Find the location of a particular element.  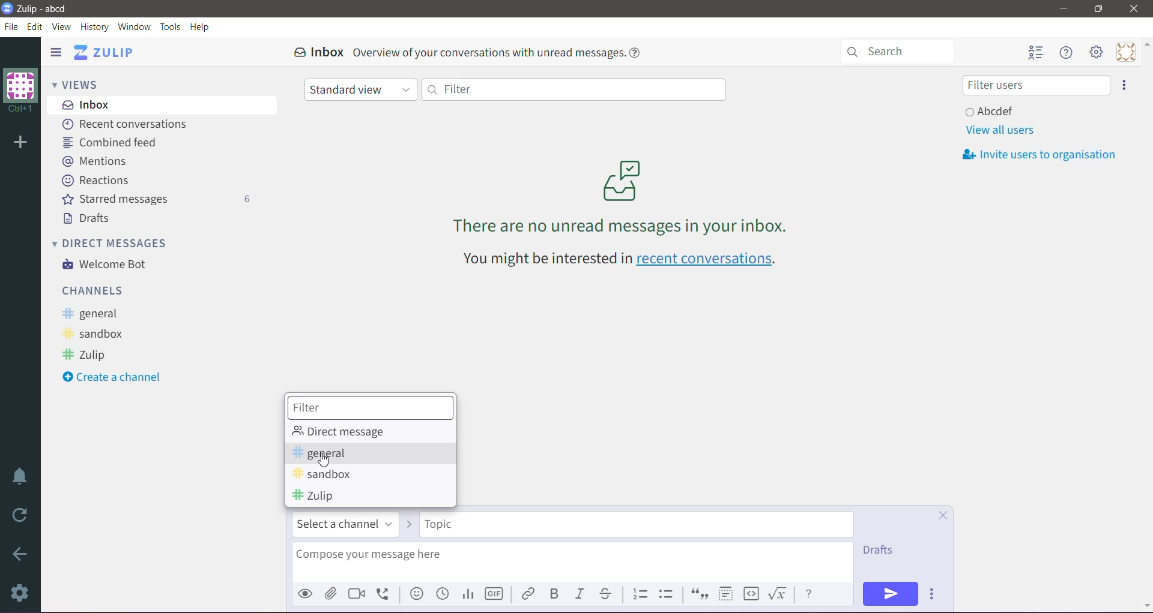

Filter is located at coordinates (572, 89).